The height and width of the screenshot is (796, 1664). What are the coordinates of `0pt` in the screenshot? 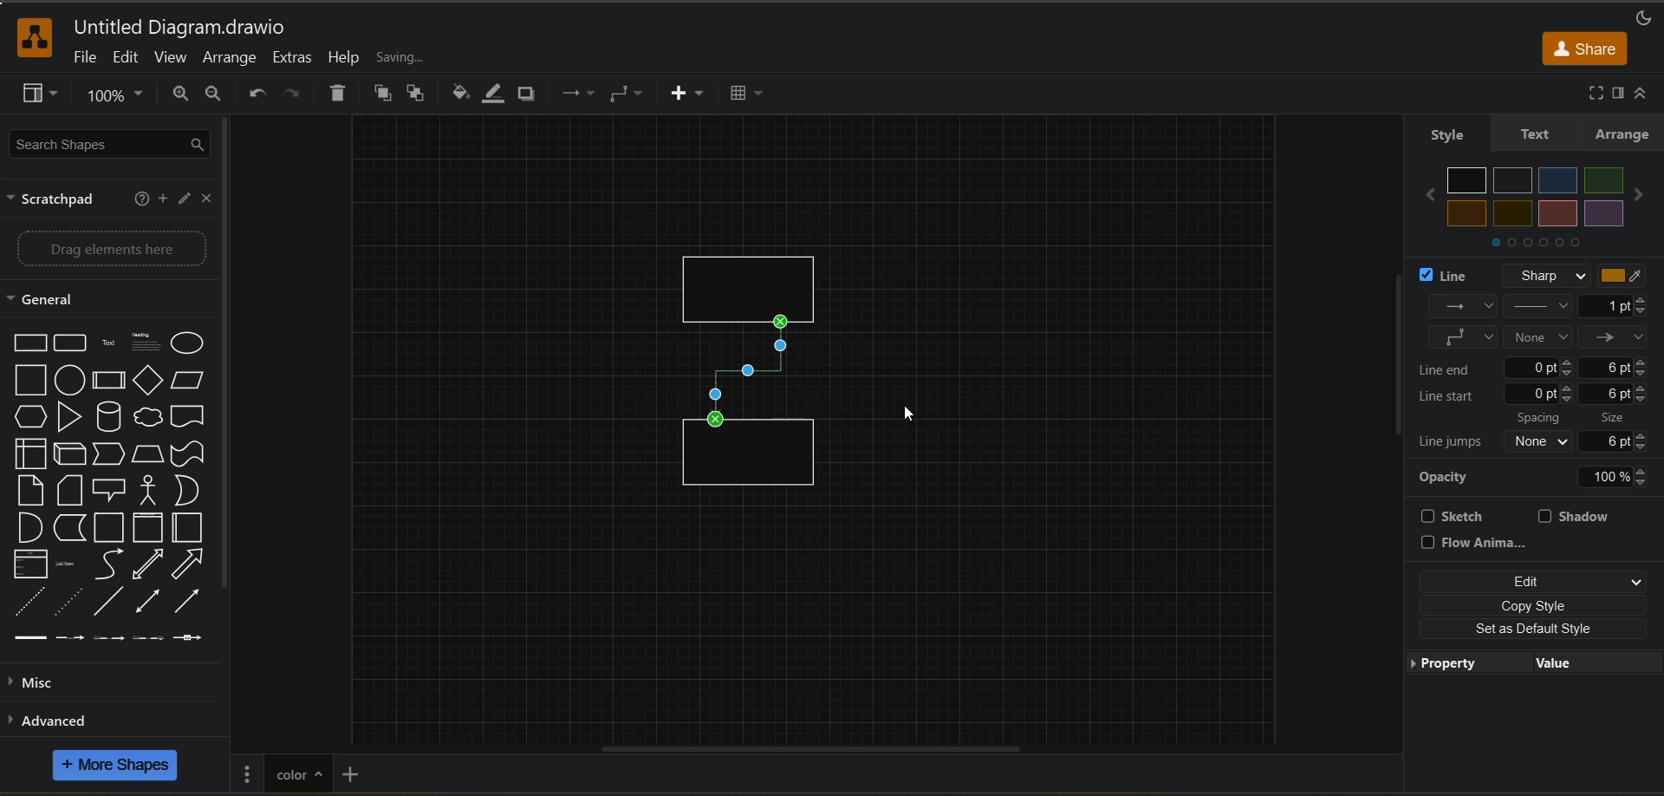 It's located at (1540, 394).